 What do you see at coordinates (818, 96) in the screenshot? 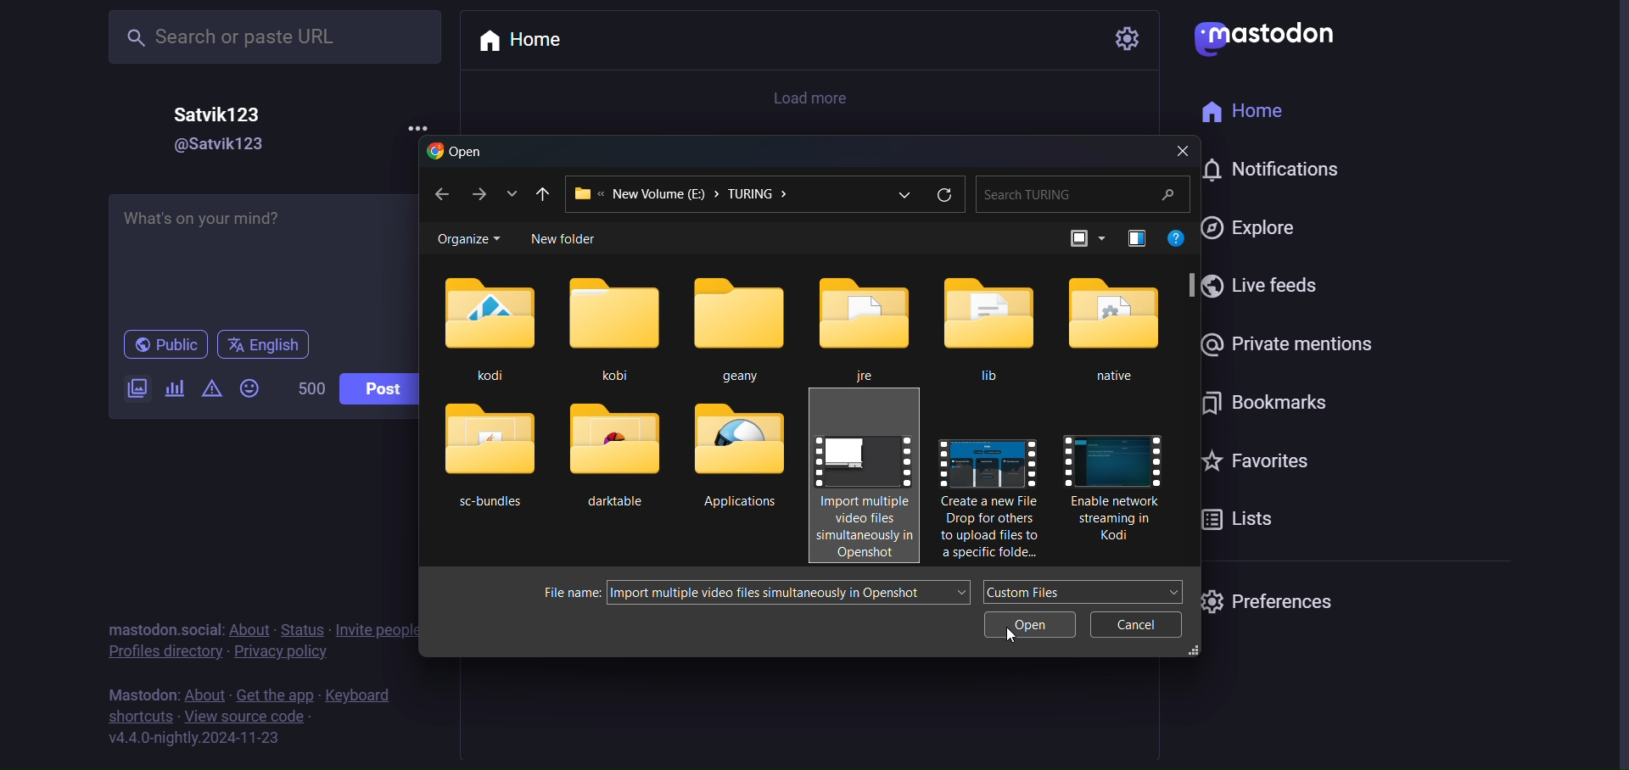
I see `load more` at bounding box center [818, 96].